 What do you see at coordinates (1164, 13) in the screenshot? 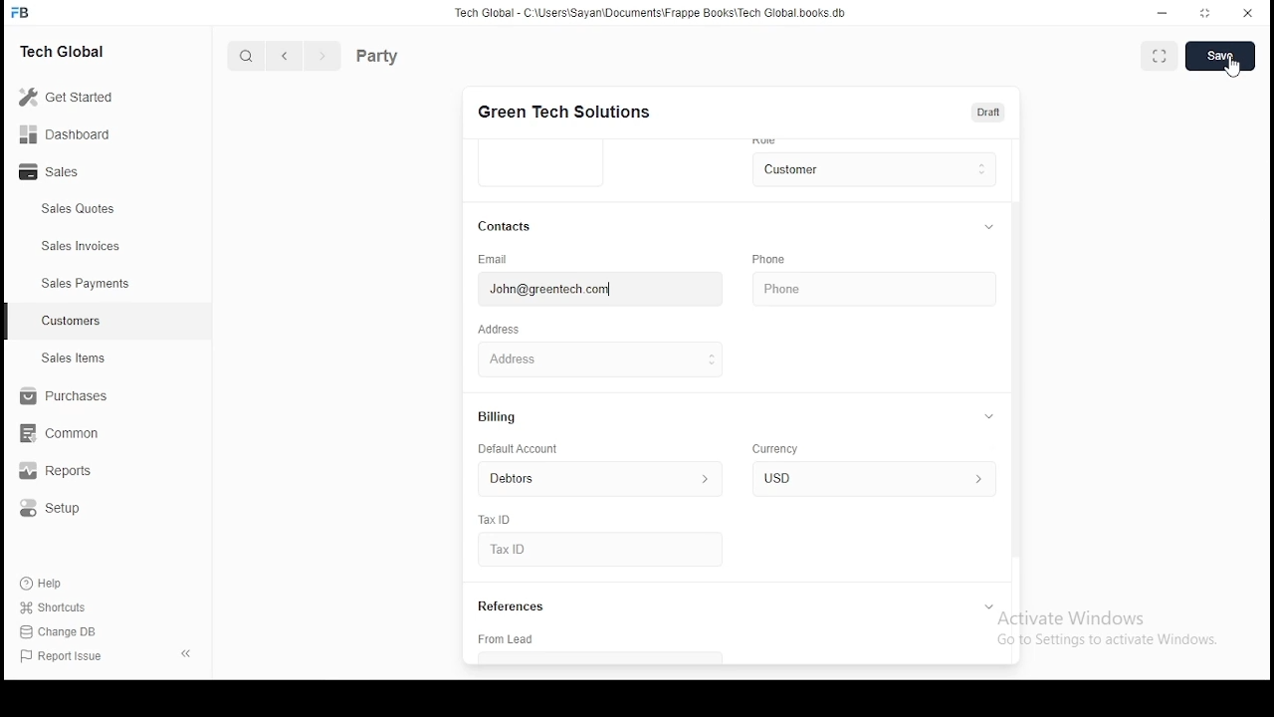
I see `minimize` at bounding box center [1164, 13].